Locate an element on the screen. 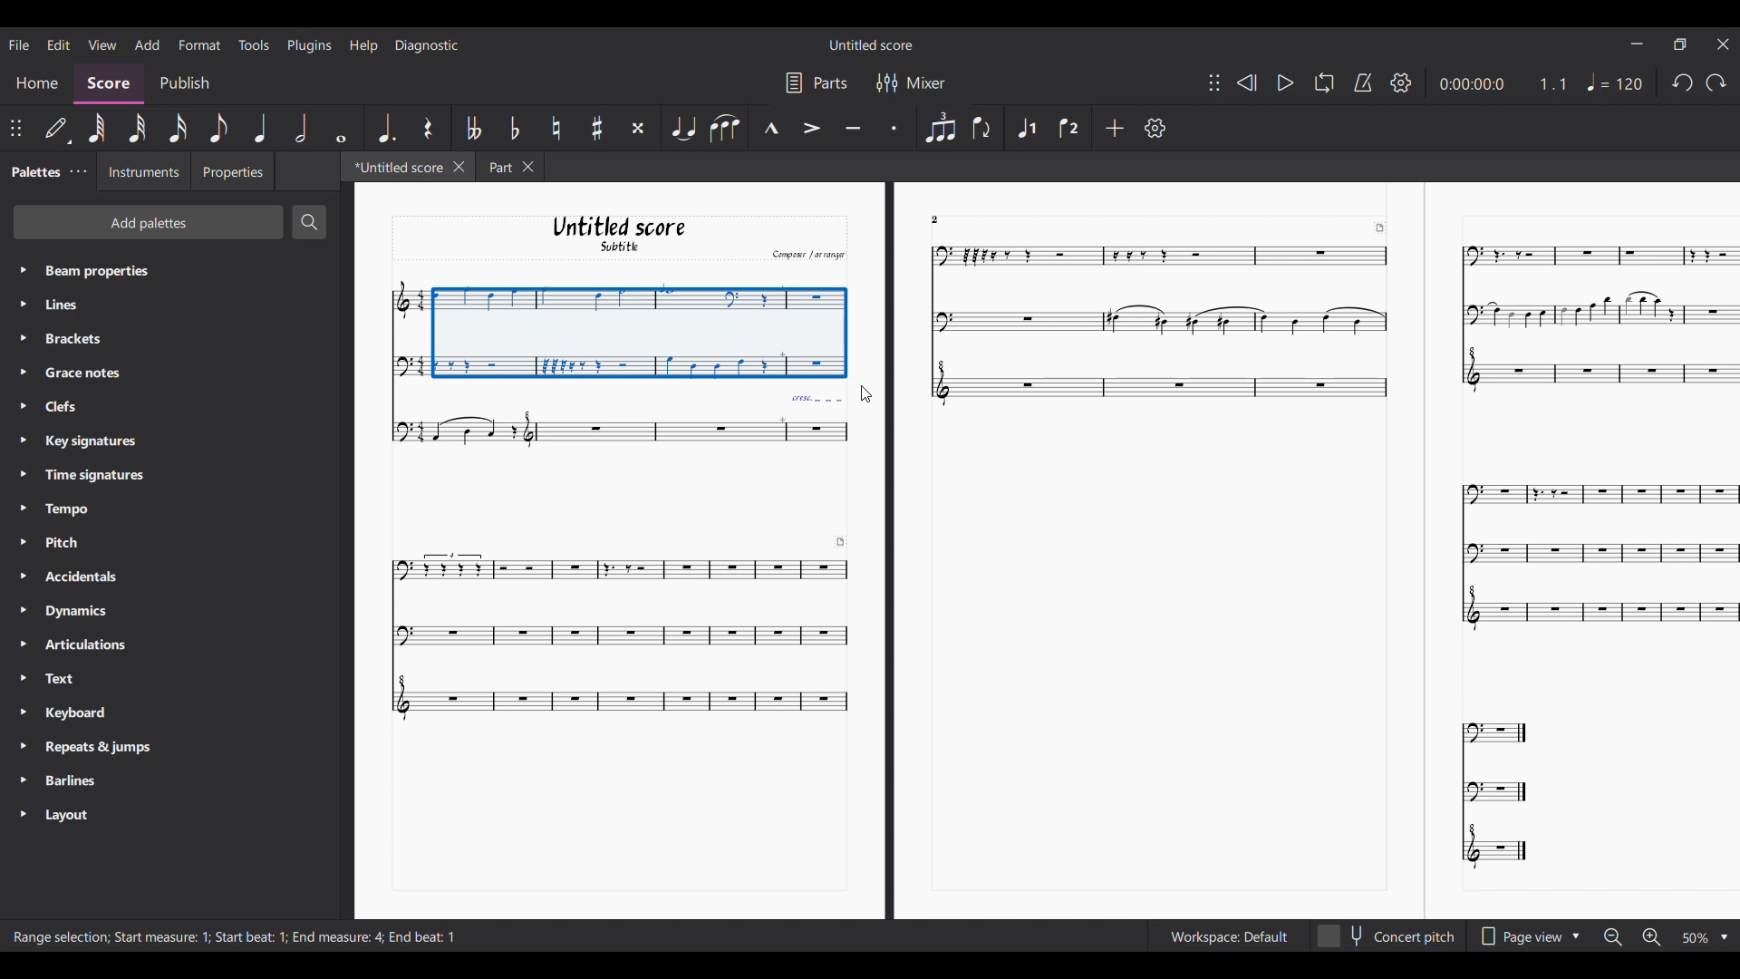  Tempo is located at coordinates (80, 507).